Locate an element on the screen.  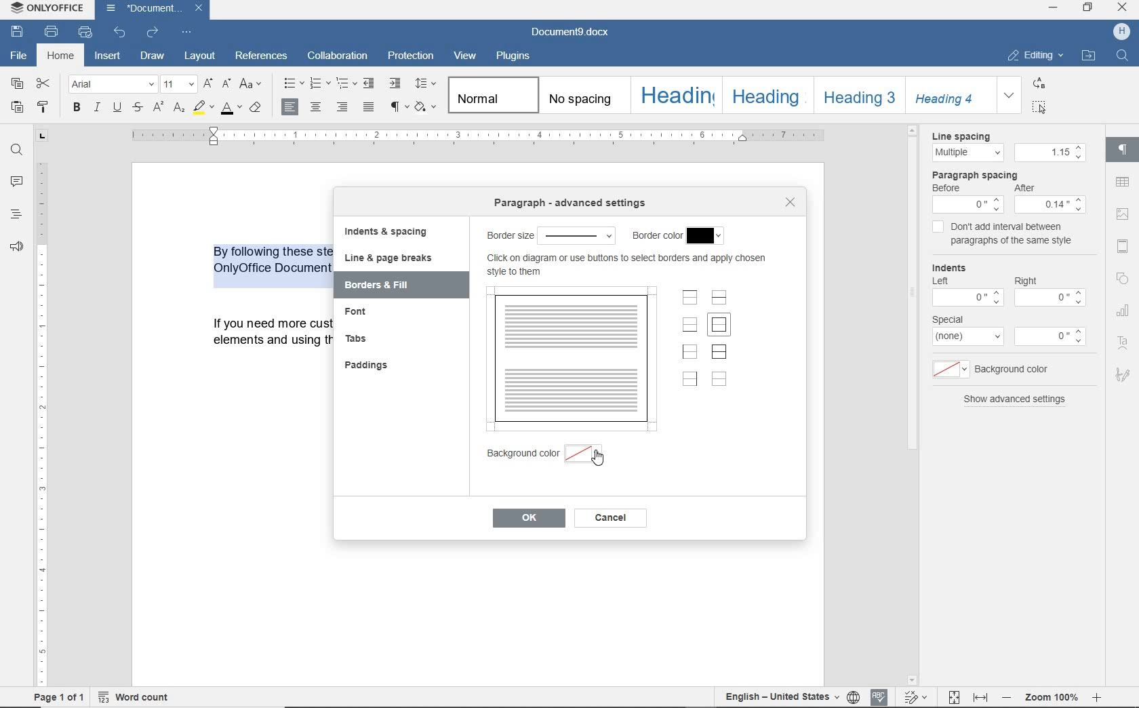
set left border only is located at coordinates (689, 353).